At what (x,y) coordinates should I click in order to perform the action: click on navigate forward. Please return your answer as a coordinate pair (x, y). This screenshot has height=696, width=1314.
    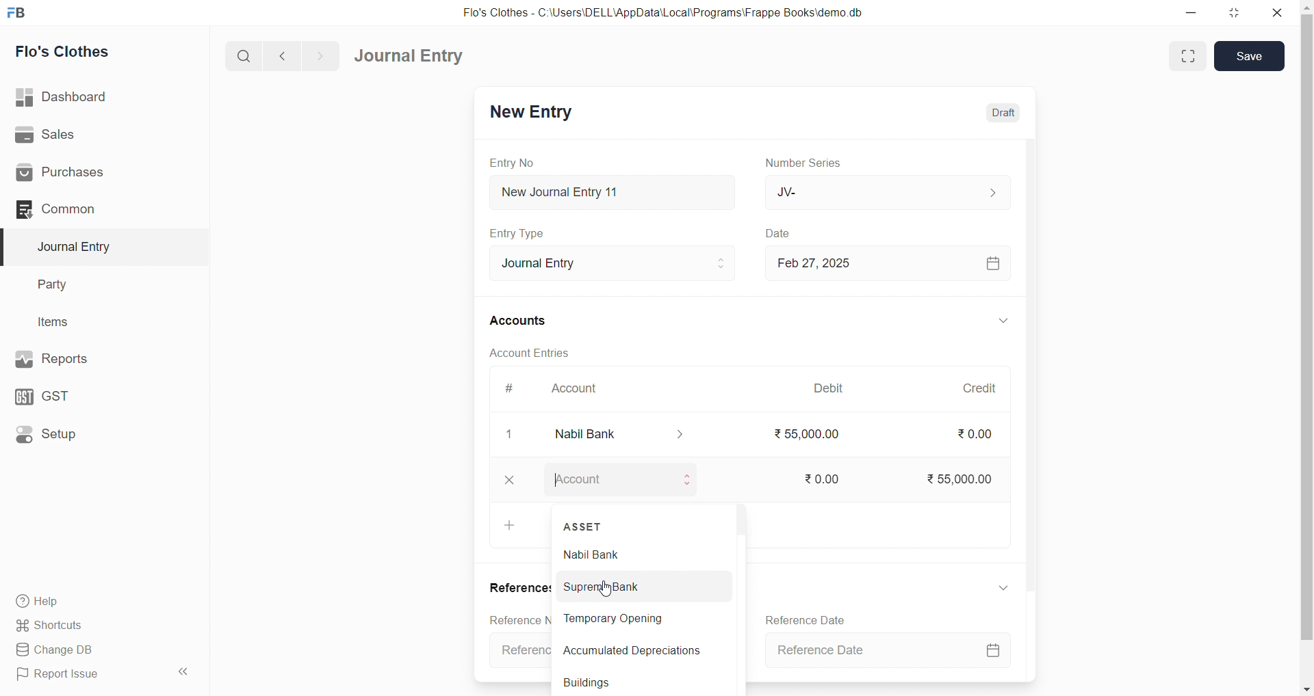
    Looking at the image, I should click on (324, 55).